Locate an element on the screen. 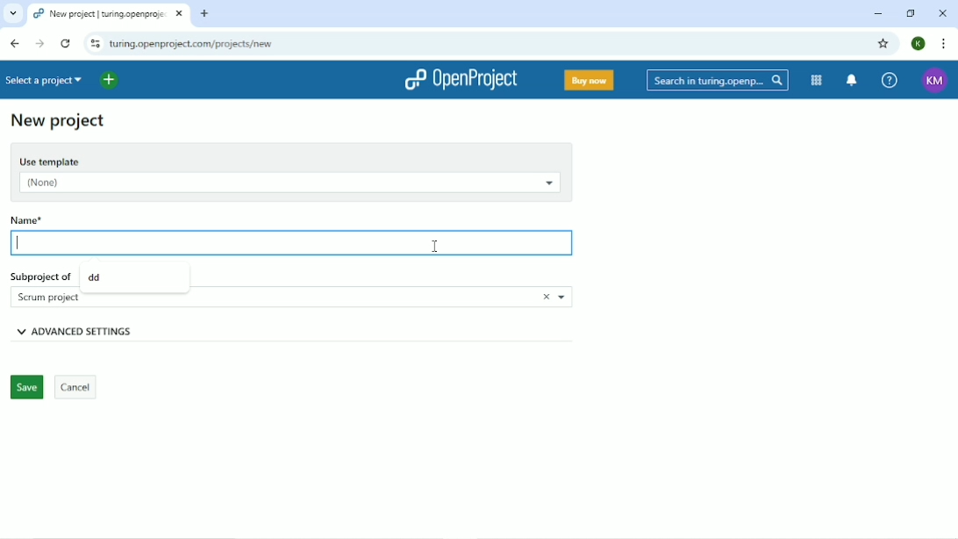 Image resolution: width=958 pixels, height=539 pixels. Customize and control google chrome is located at coordinates (944, 43).